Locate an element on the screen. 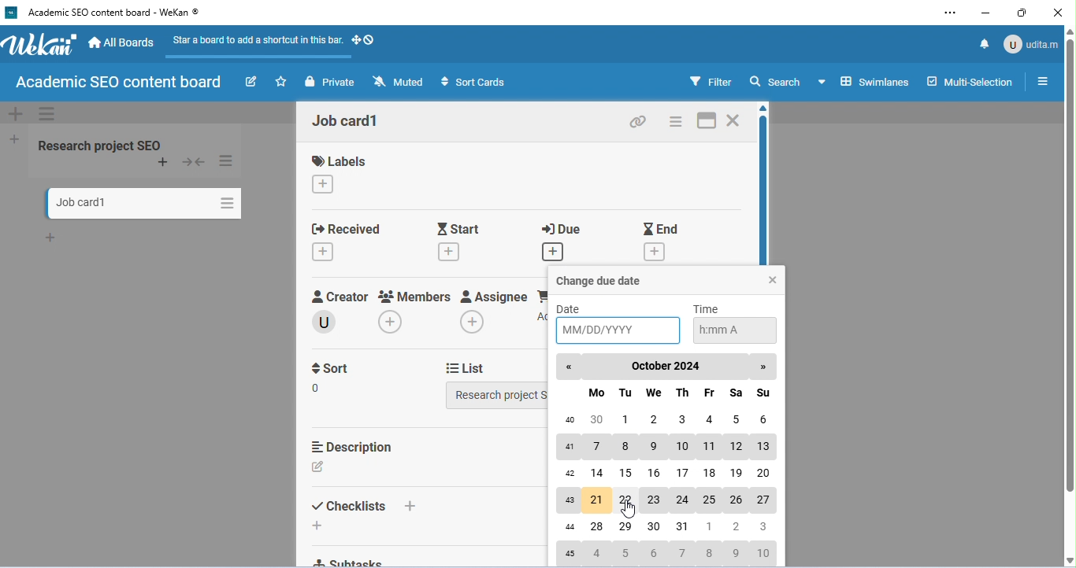  add end date is located at coordinates (662, 252).